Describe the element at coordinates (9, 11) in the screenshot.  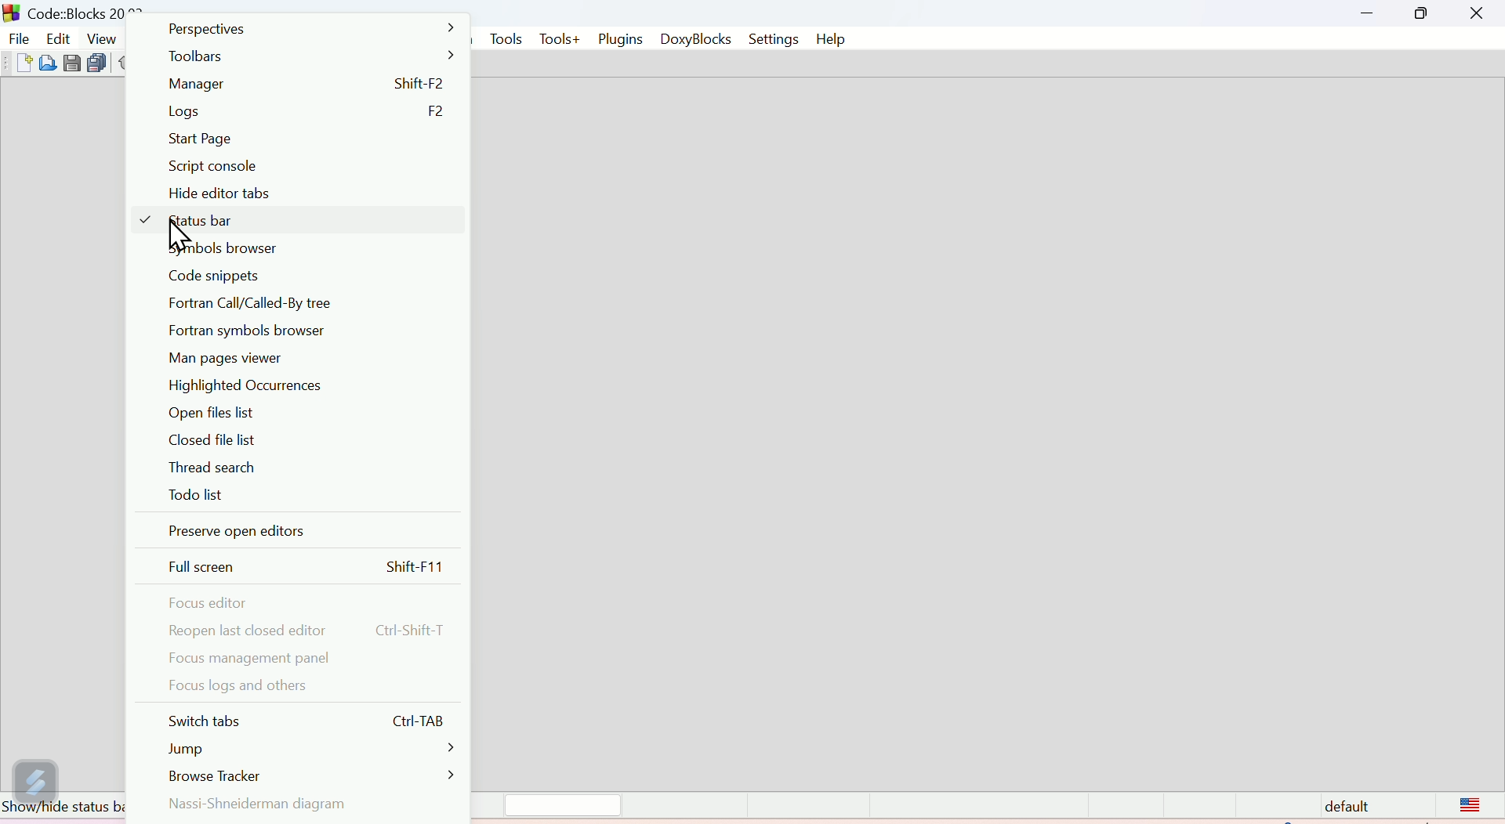
I see `` at that location.